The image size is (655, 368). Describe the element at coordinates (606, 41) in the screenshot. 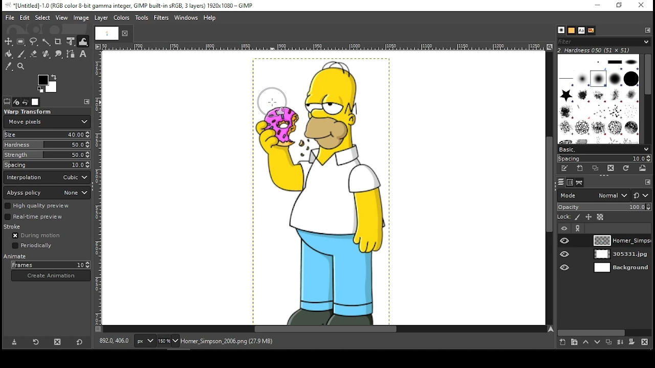

I see `filter` at that location.